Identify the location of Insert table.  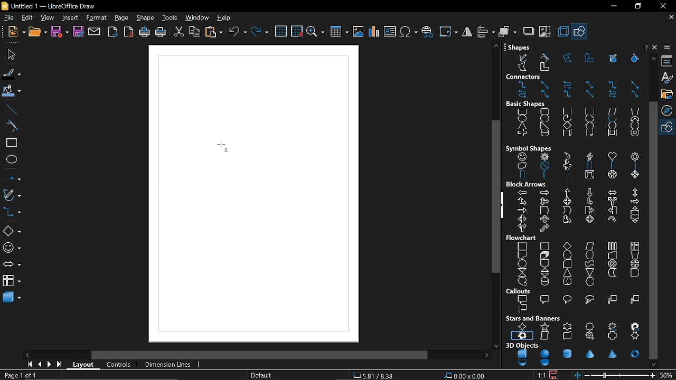
(339, 33).